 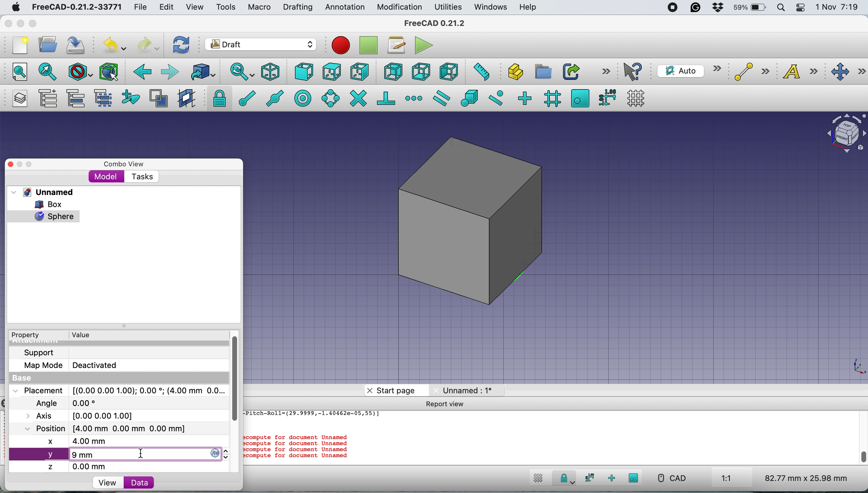 What do you see at coordinates (8, 22) in the screenshot?
I see `close` at bounding box center [8, 22].